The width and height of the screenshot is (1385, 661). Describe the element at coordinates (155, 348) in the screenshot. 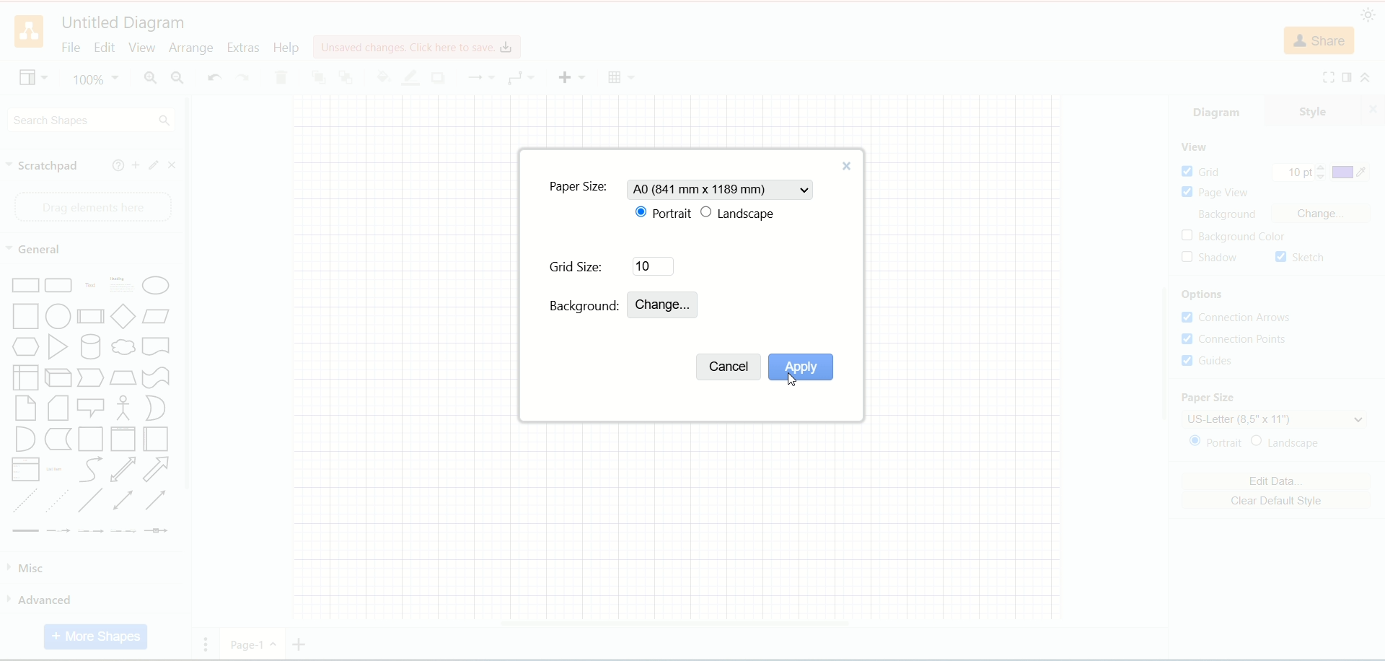

I see `Document` at that location.